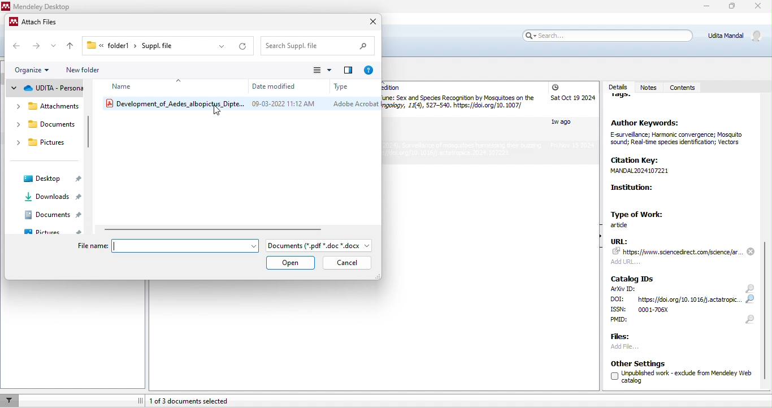  I want to click on drop down, so click(180, 80).